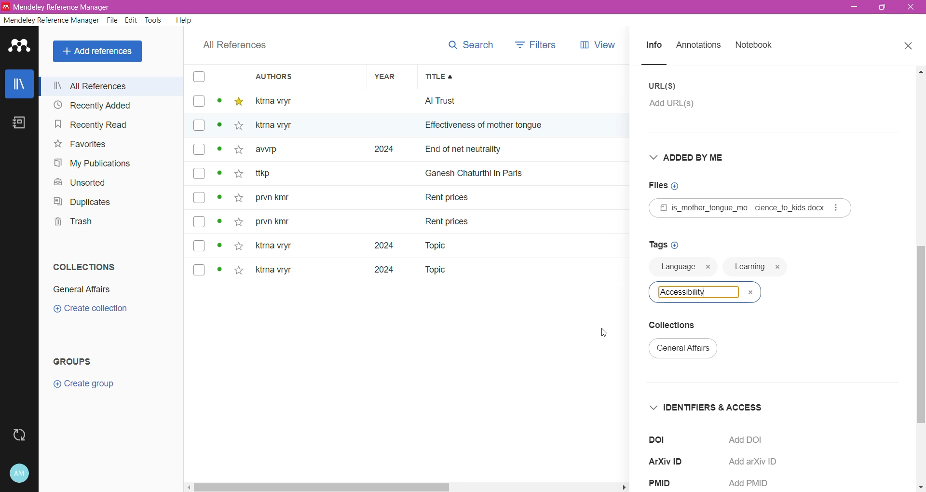 The image size is (926, 492). What do you see at coordinates (754, 45) in the screenshot?
I see `Notebook` at bounding box center [754, 45].